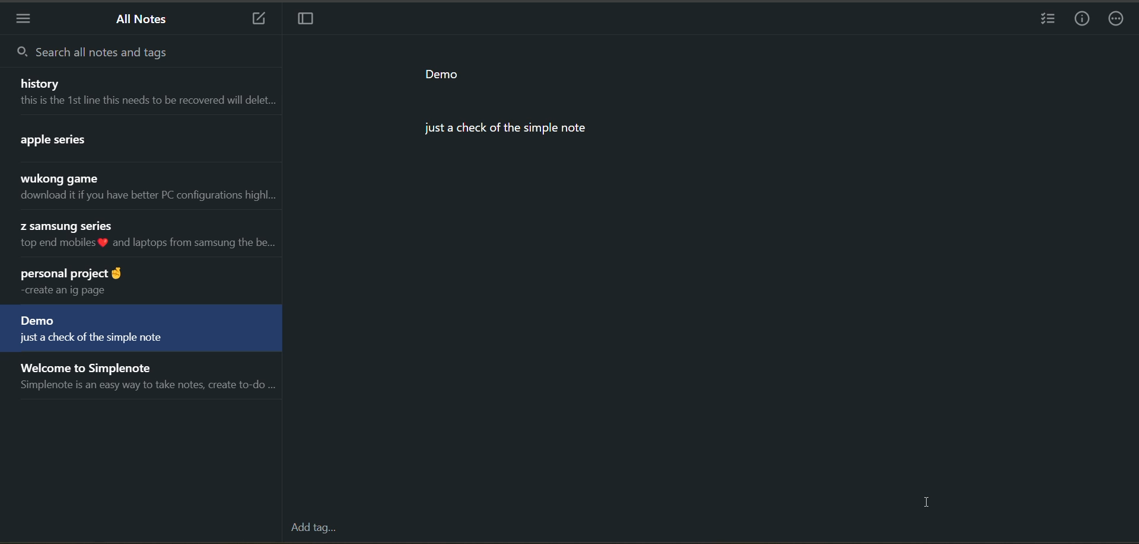 This screenshot has height=544, width=1139. I want to click on cursor, so click(928, 503).